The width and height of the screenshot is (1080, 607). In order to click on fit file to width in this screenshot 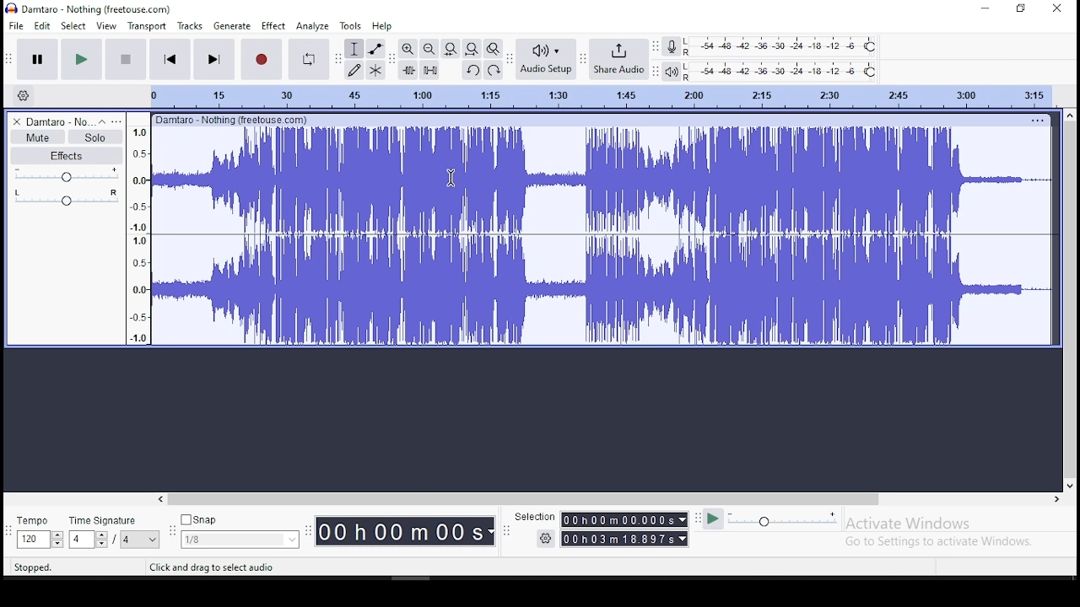, I will do `click(451, 48)`.